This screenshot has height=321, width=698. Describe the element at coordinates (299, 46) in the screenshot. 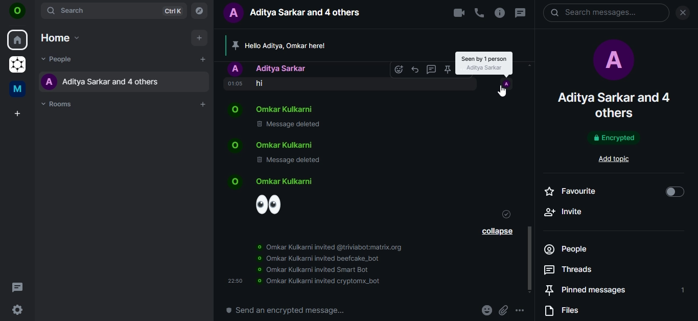

I see ` Hello Aditya, Omkar here!` at that location.